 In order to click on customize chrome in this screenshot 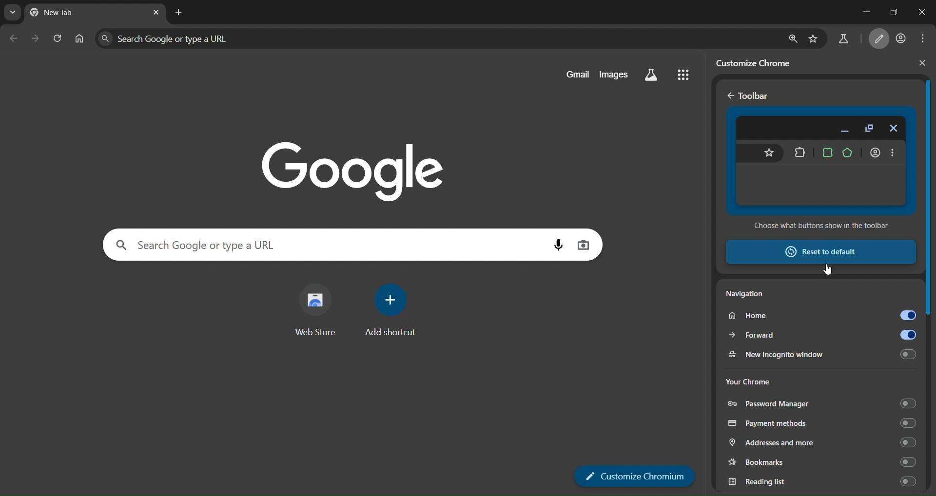, I will do `click(760, 62)`.